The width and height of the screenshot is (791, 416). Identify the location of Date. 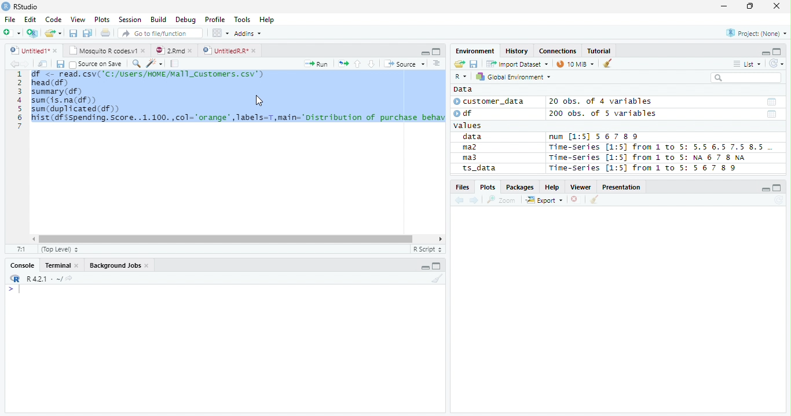
(772, 115).